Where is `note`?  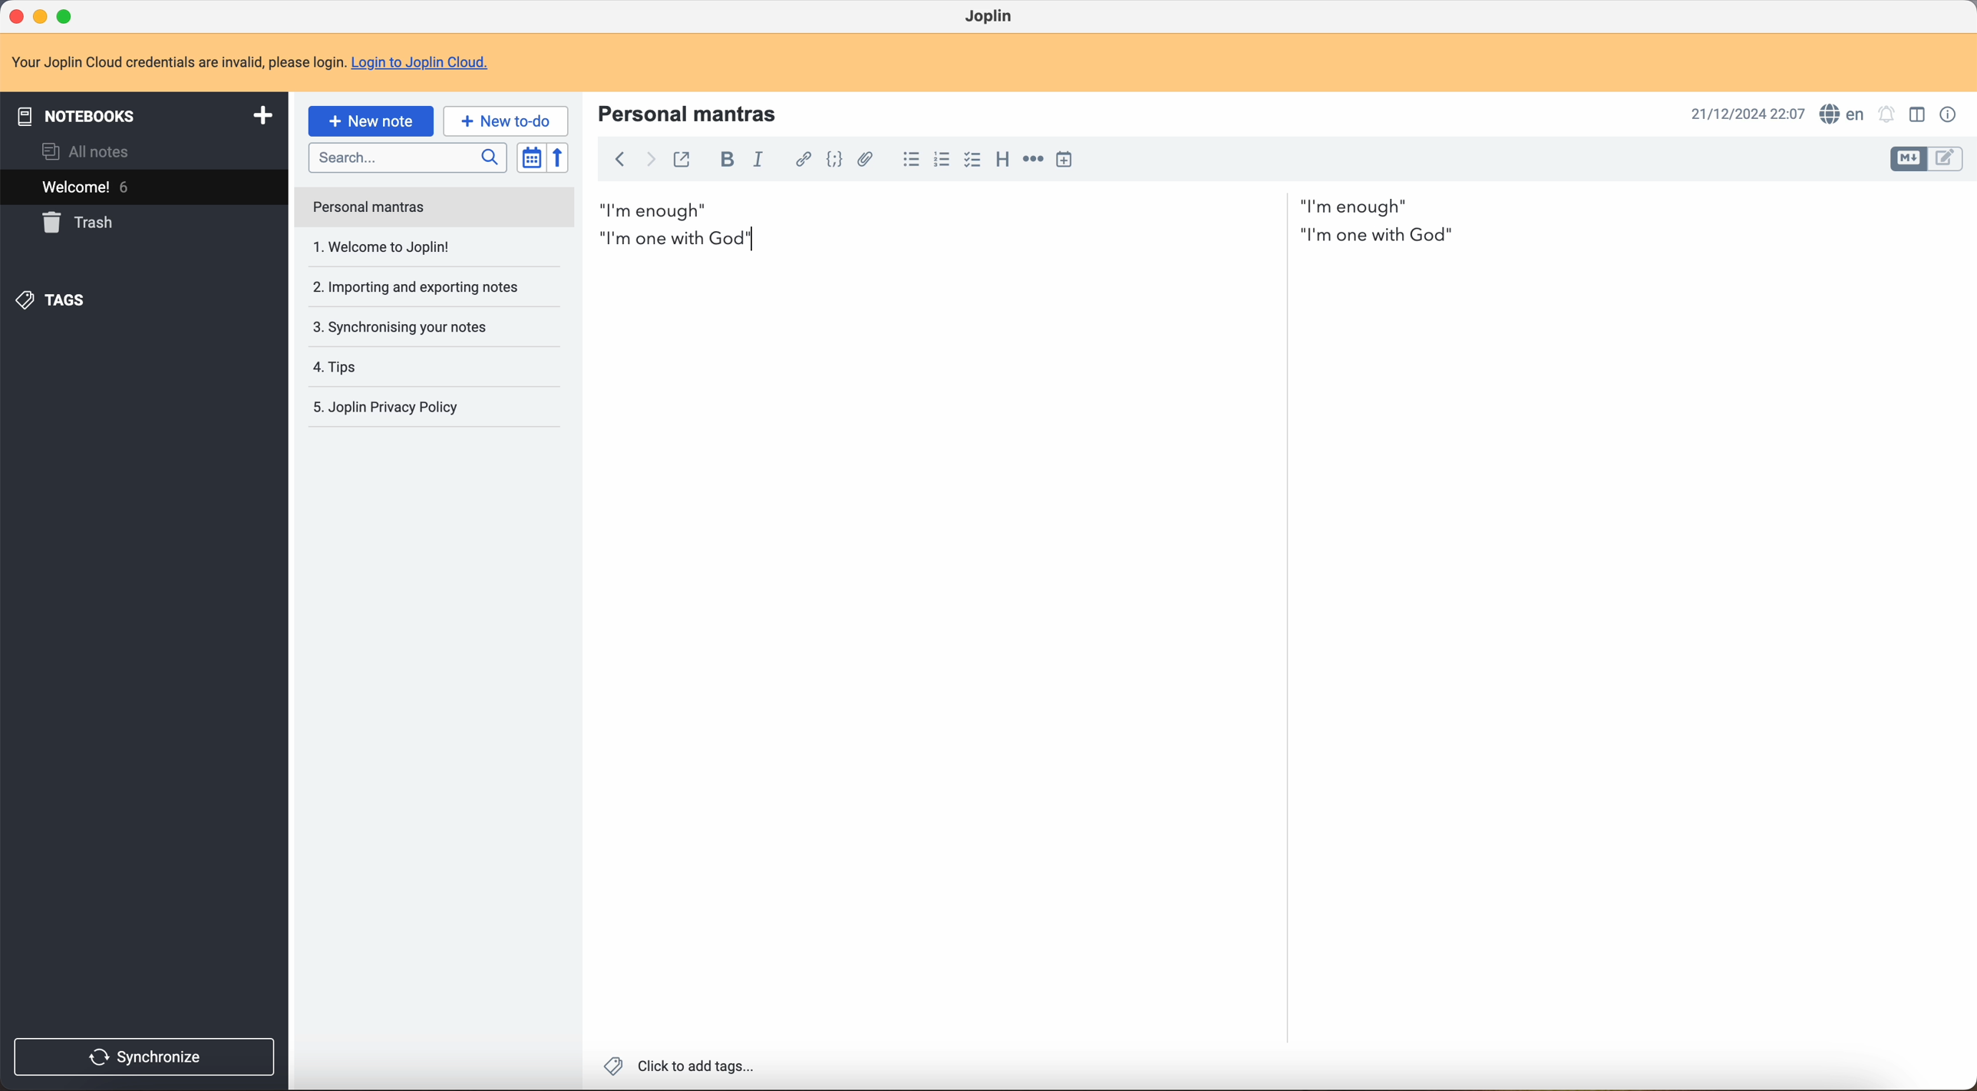 note is located at coordinates (252, 63).